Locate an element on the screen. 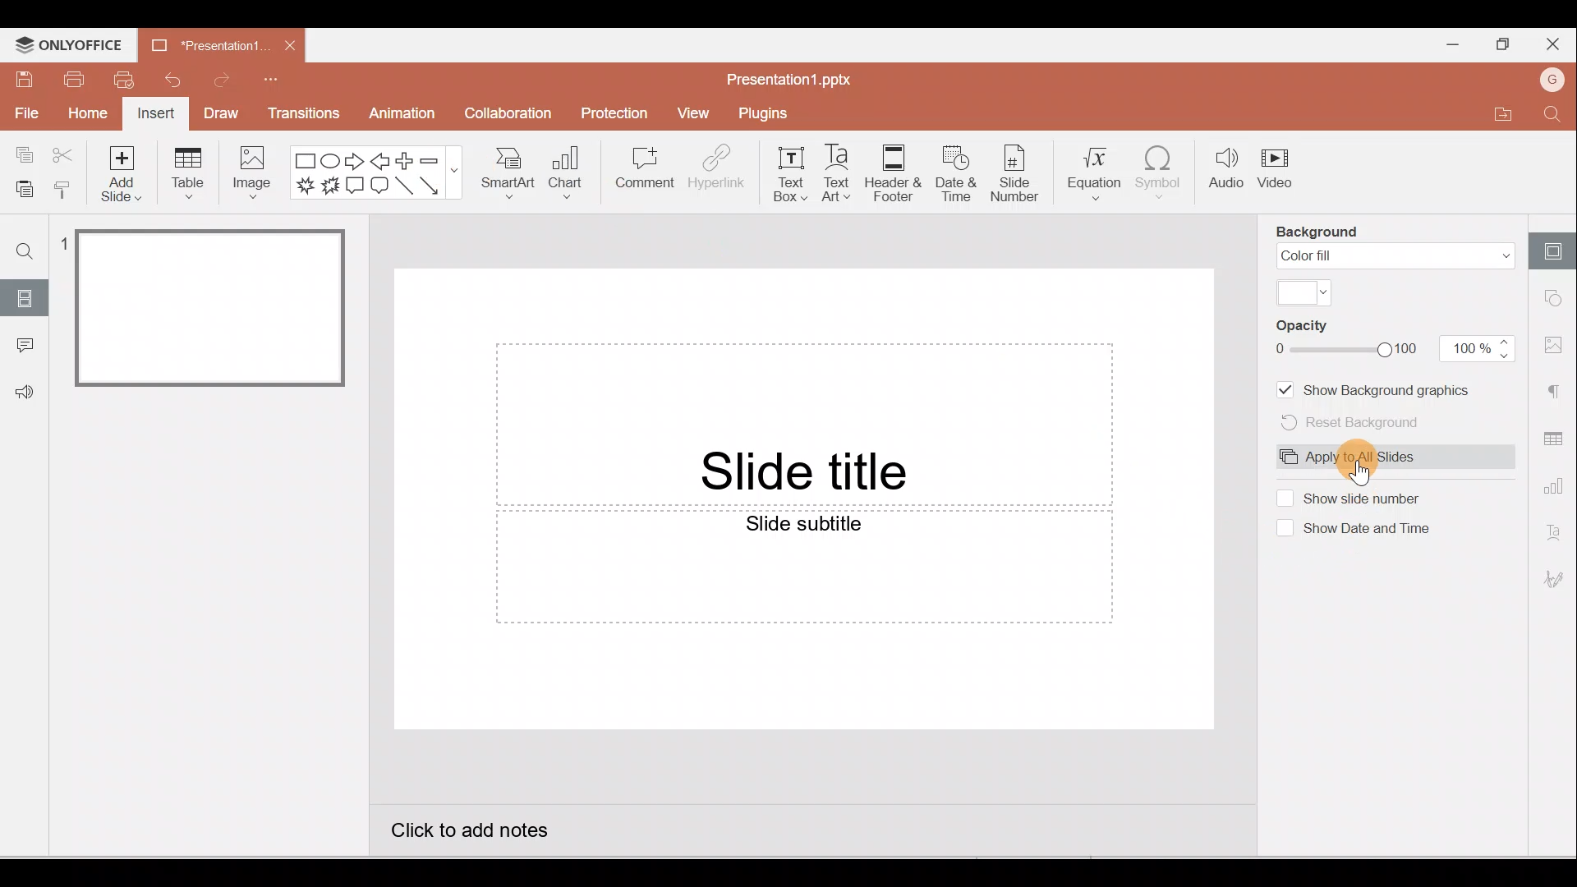 The image size is (1577, 887). Plugins is located at coordinates (774, 110).